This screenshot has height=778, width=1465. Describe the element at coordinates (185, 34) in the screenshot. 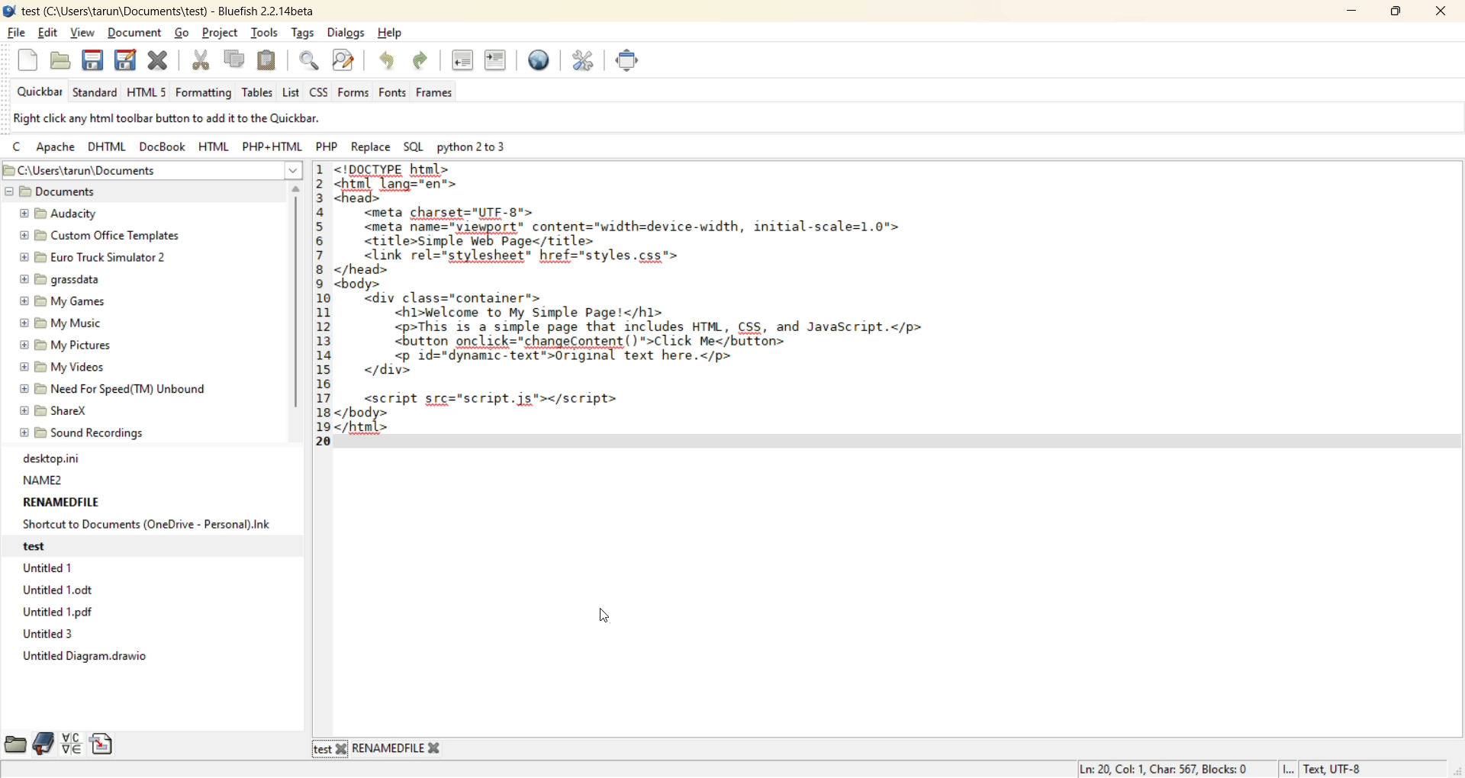

I see `go` at that location.